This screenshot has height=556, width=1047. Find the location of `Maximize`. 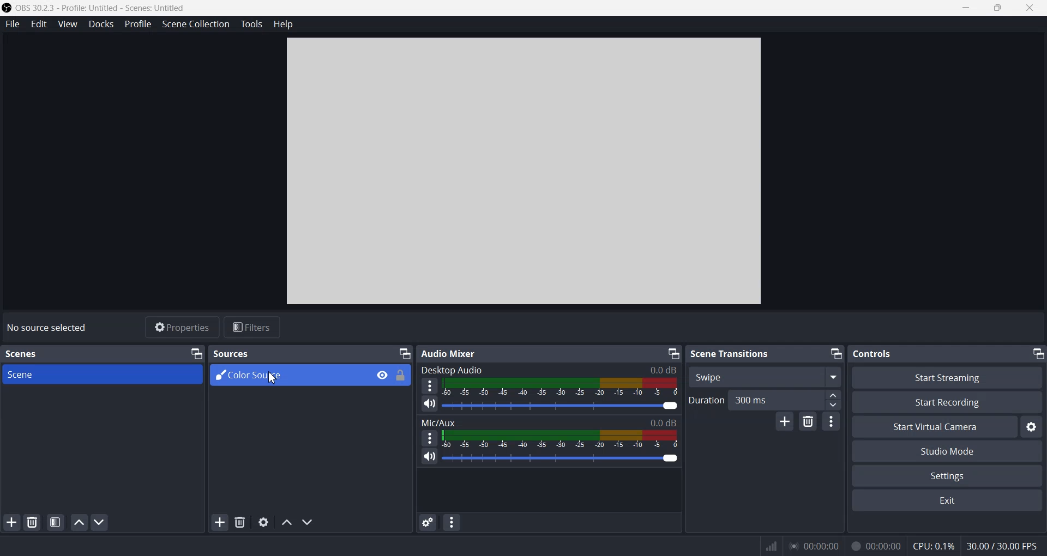

Maximize is located at coordinates (999, 8).